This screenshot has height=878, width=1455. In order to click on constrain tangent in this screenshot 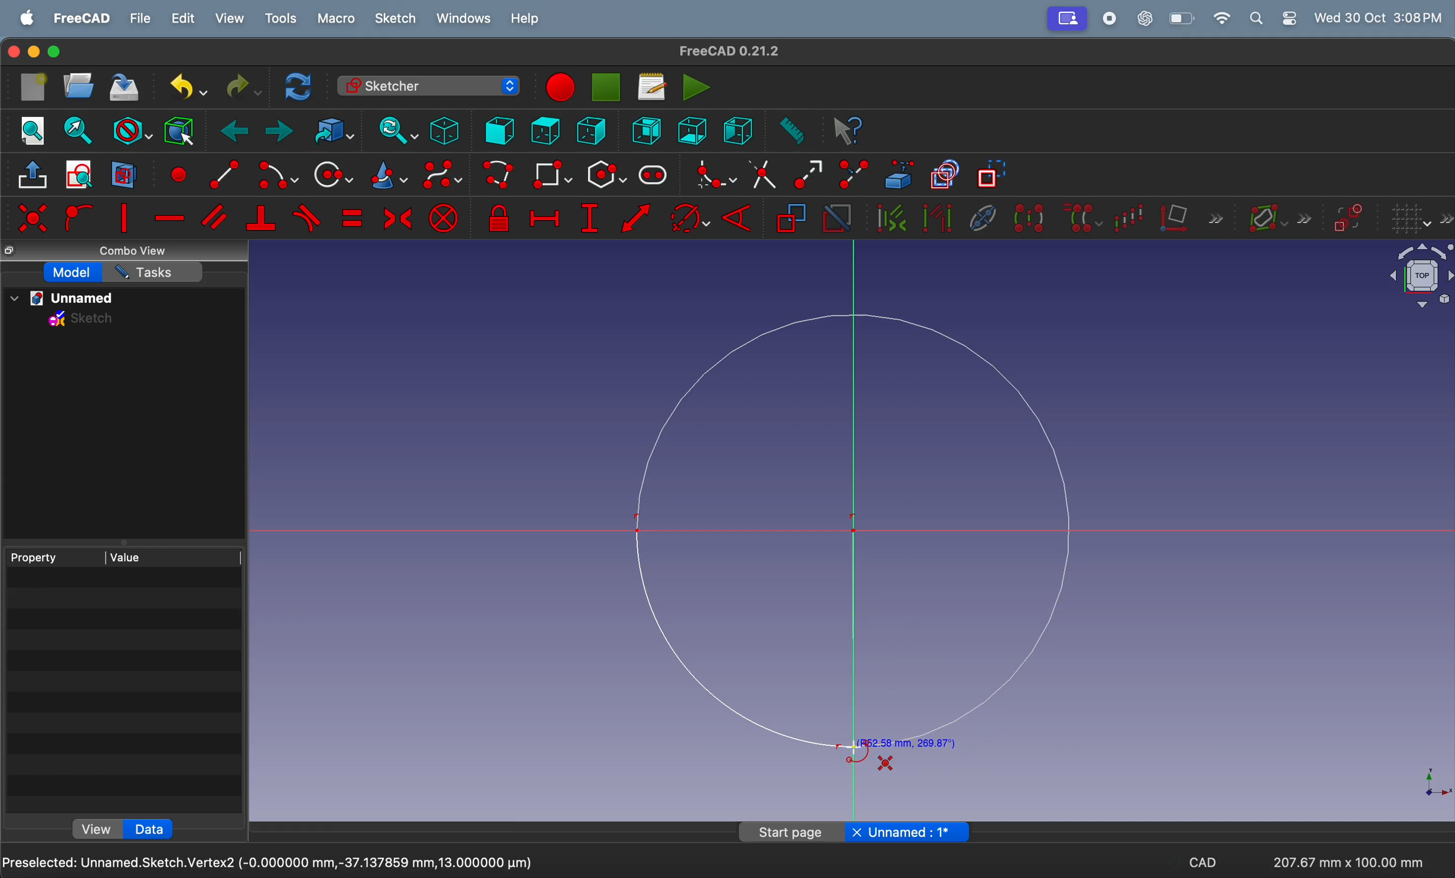, I will do `click(308, 218)`.